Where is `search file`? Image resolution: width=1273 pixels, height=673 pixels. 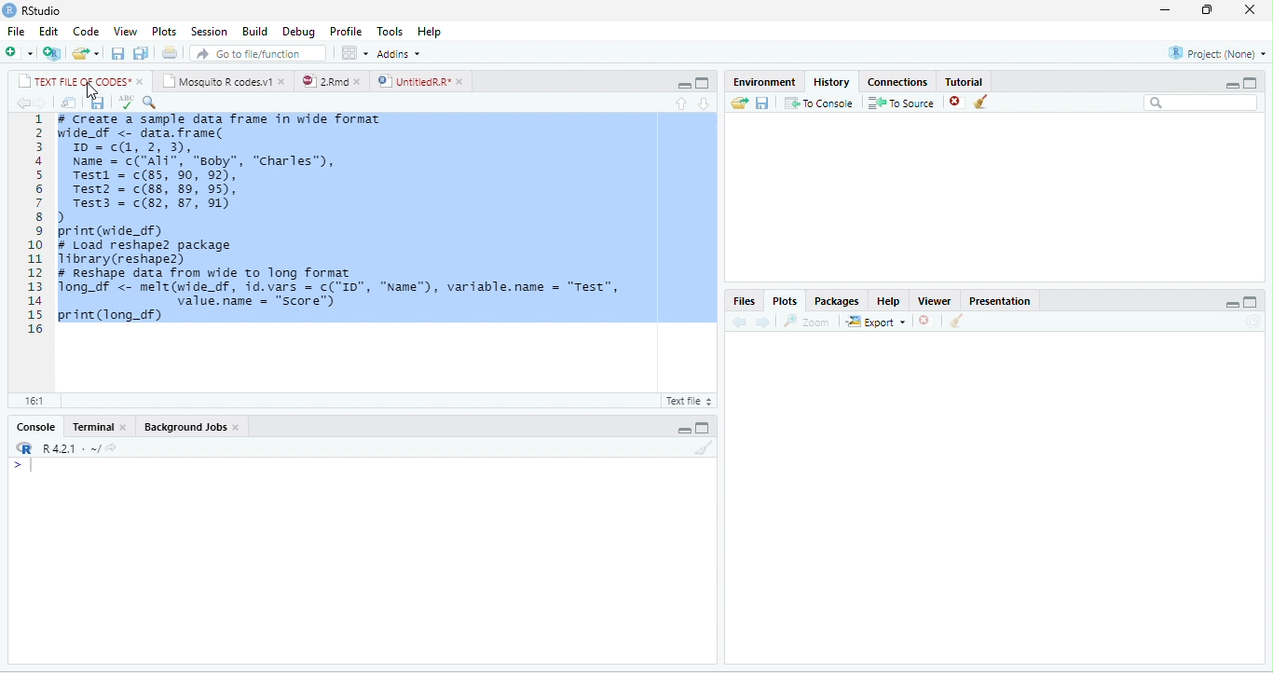 search file is located at coordinates (257, 53).